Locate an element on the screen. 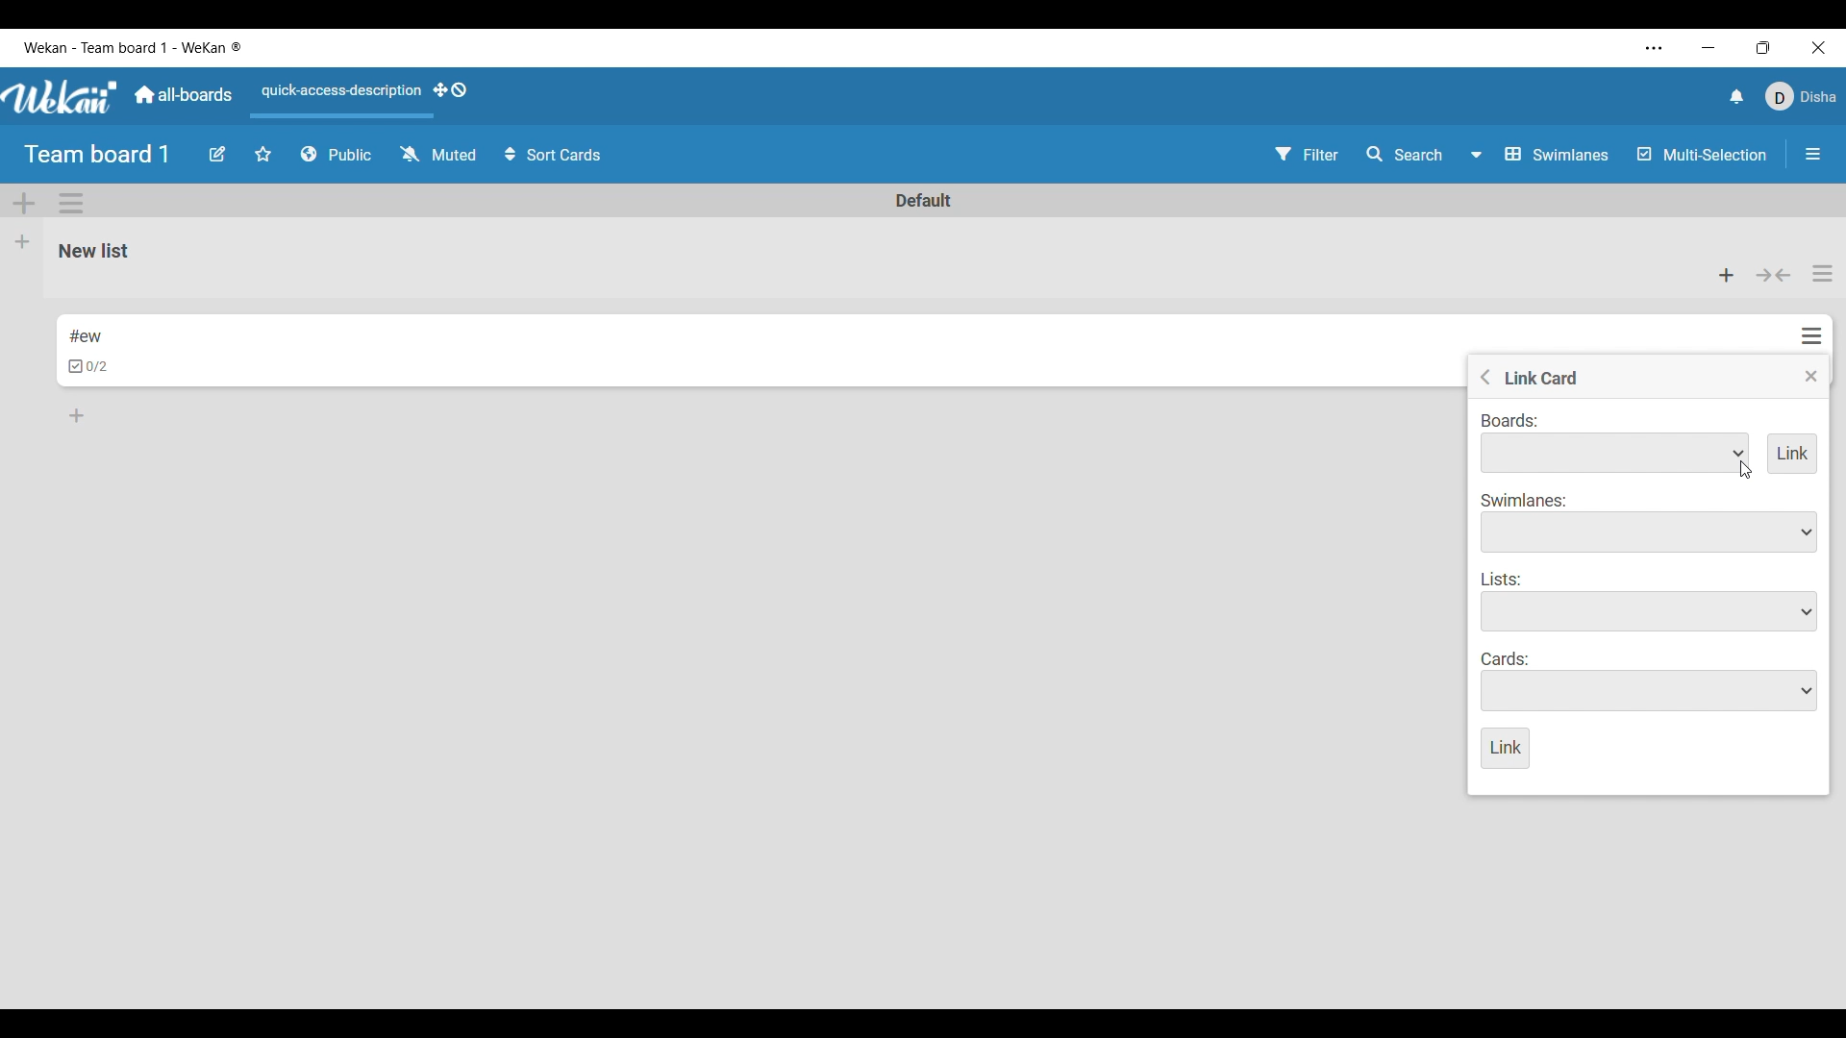 The height and width of the screenshot is (1038, 1846). Quick access description is located at coordinates (337, 99).